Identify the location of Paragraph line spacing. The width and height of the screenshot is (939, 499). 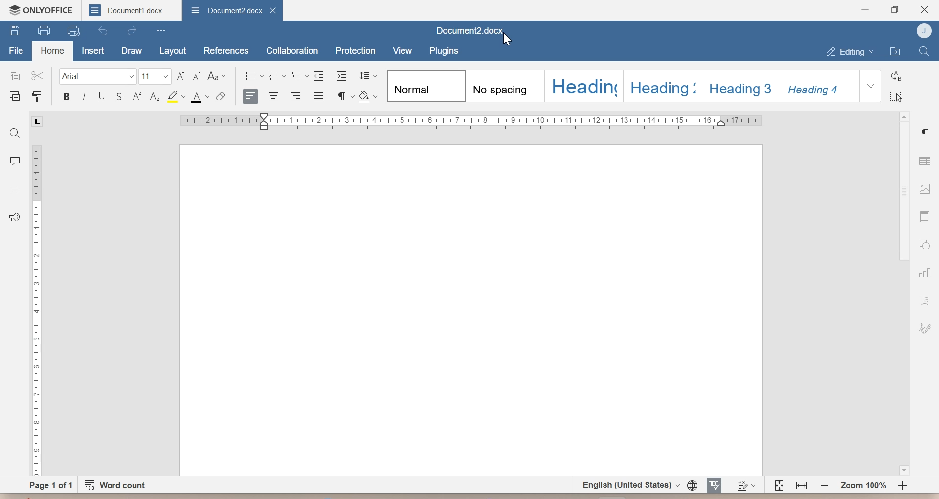
(367, 76).